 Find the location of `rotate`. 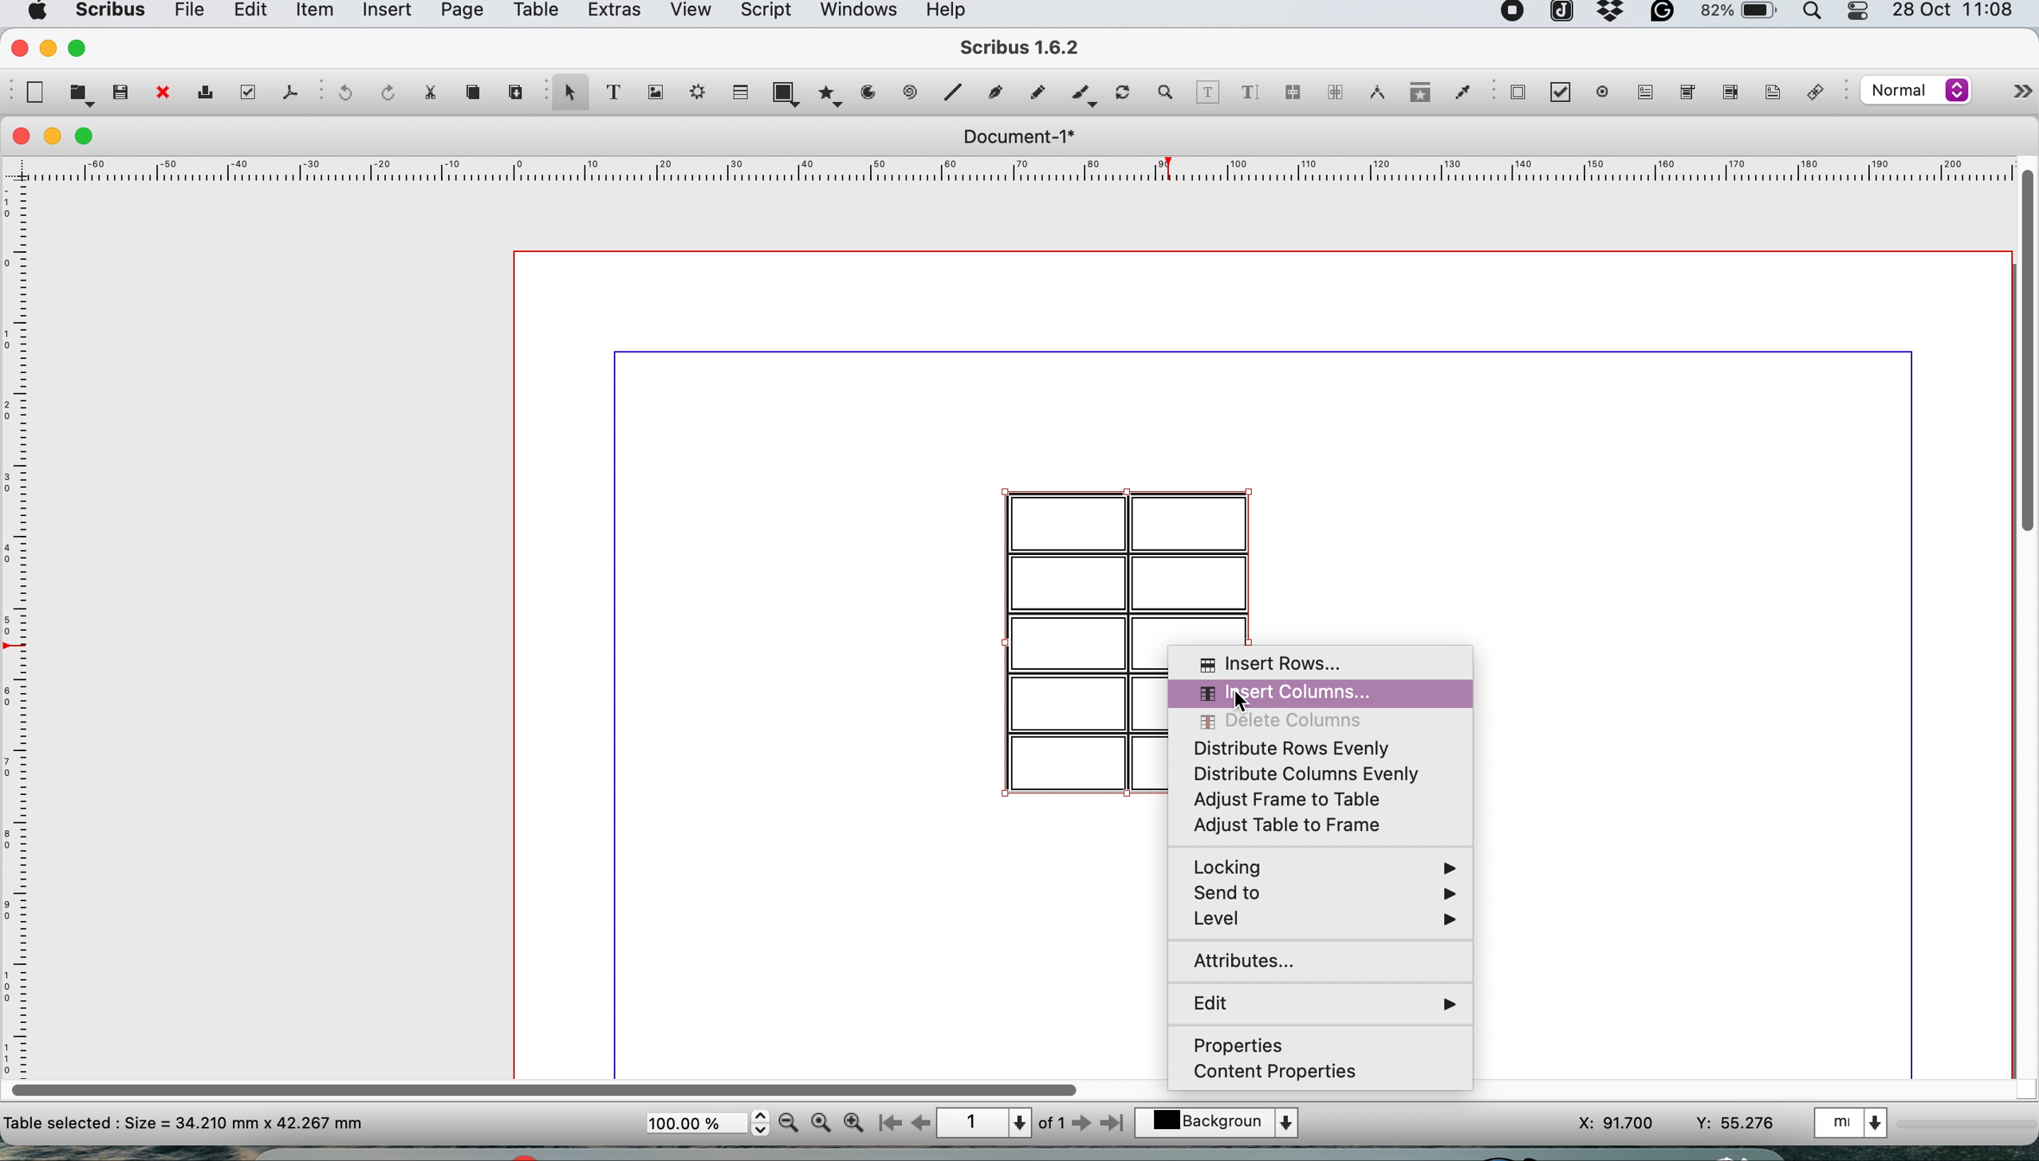

rotate is located at coordinates (1125, 94).